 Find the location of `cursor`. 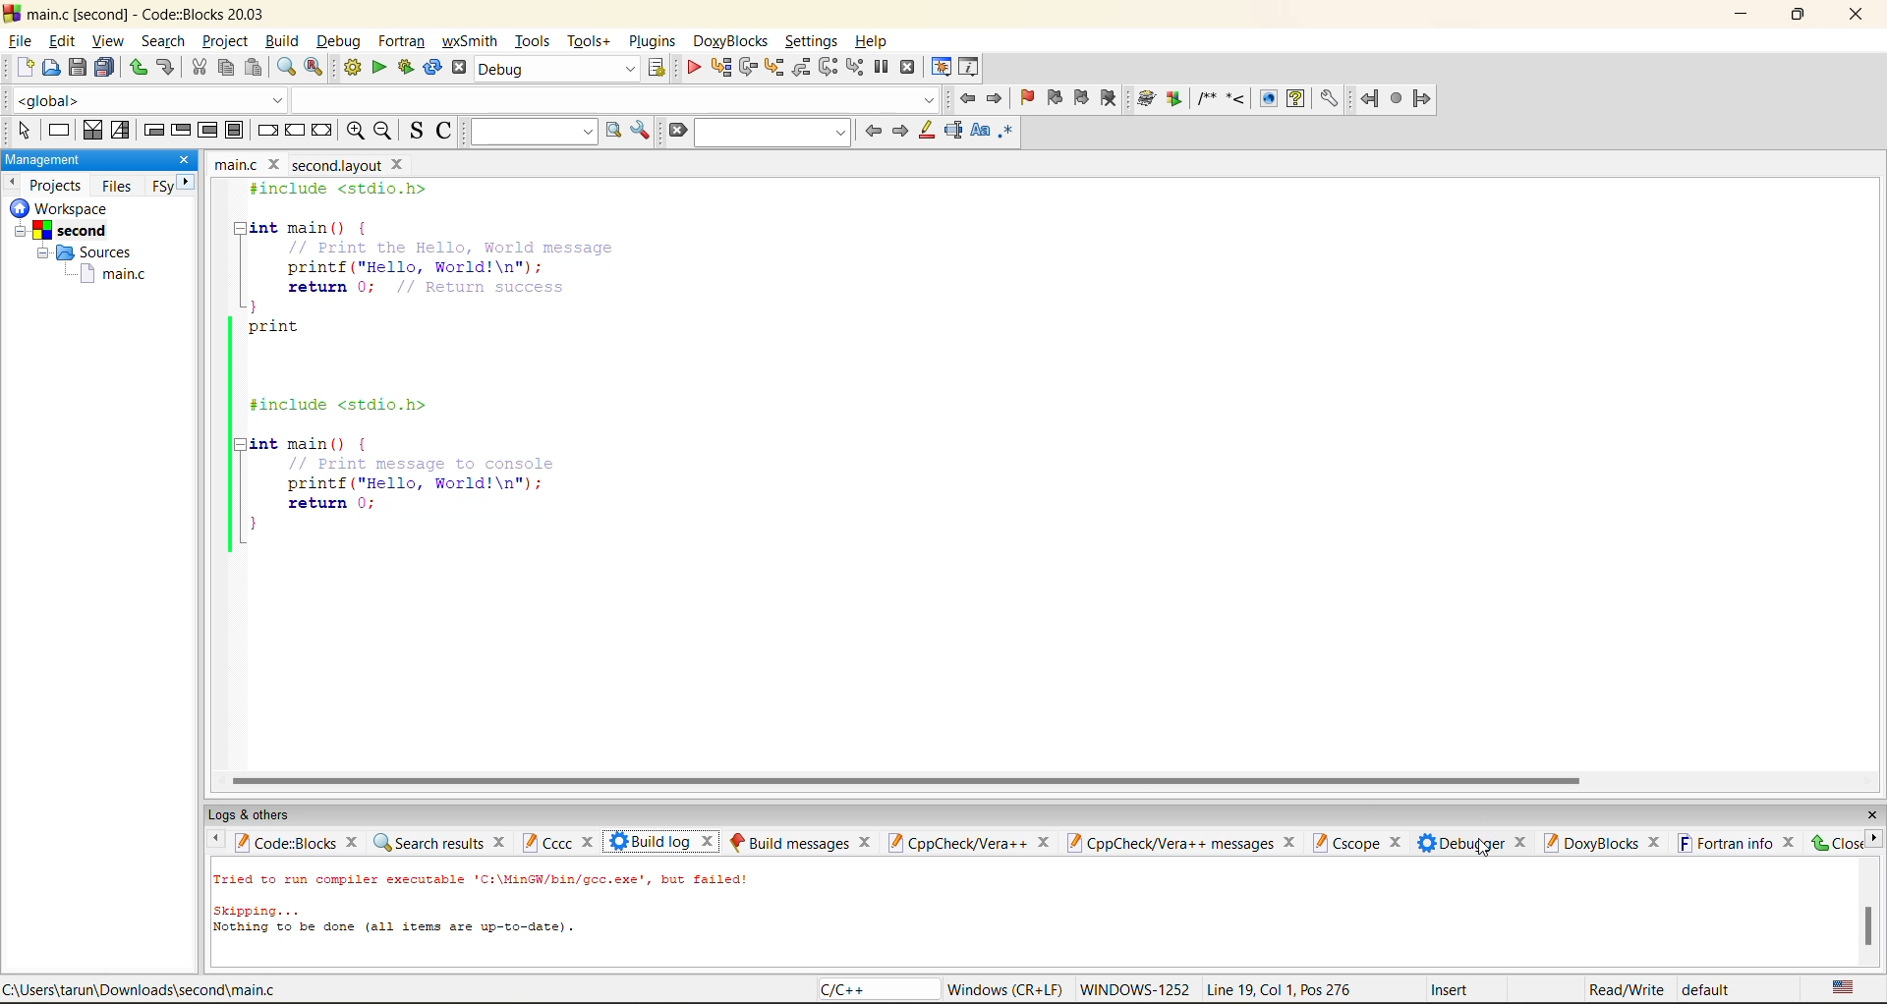

cursor is located at coordinates (1486, 847).